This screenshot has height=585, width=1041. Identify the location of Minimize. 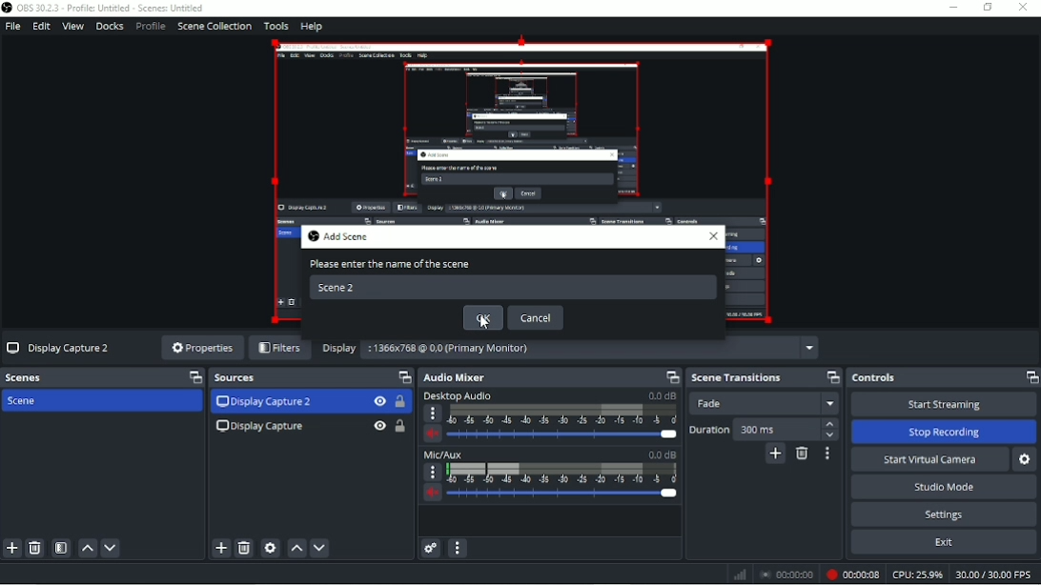
(952, 7).